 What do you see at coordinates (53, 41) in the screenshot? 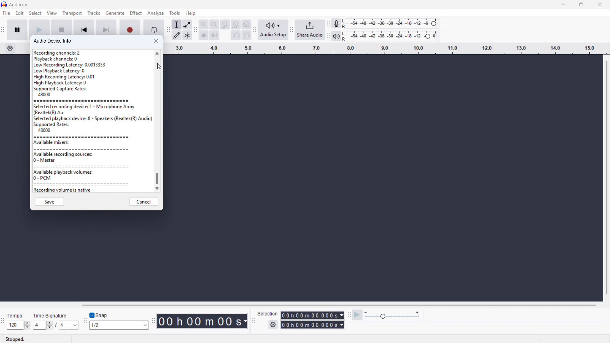
I see `audio device info` at bounding box center [53, 41].